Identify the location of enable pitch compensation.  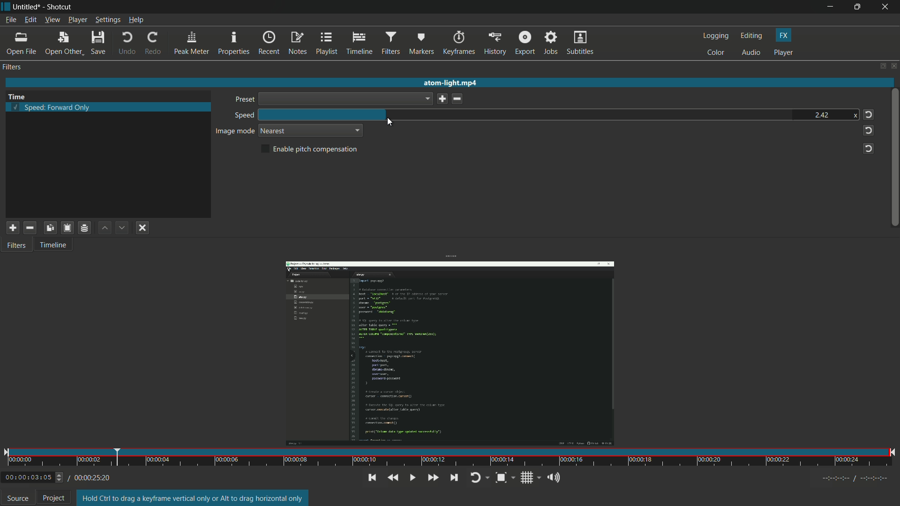
(310, 149).